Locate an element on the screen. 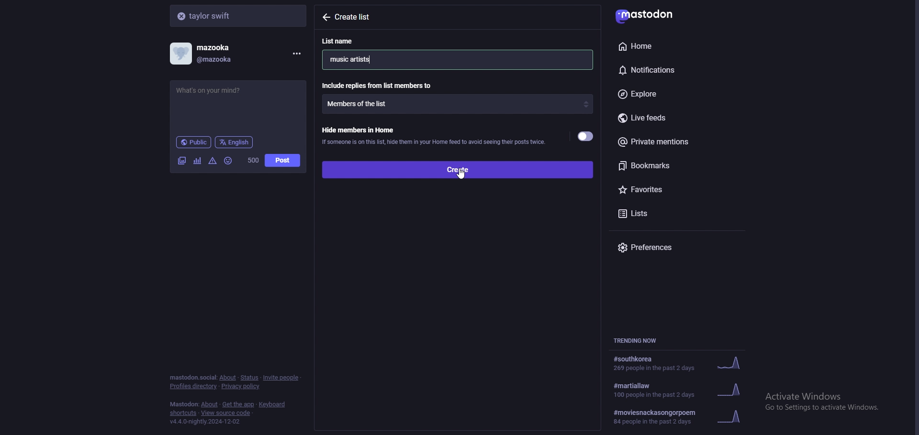 Image resolution: width=919 pixels, height=435 pixels. lists is located at coordinates (655, 212).